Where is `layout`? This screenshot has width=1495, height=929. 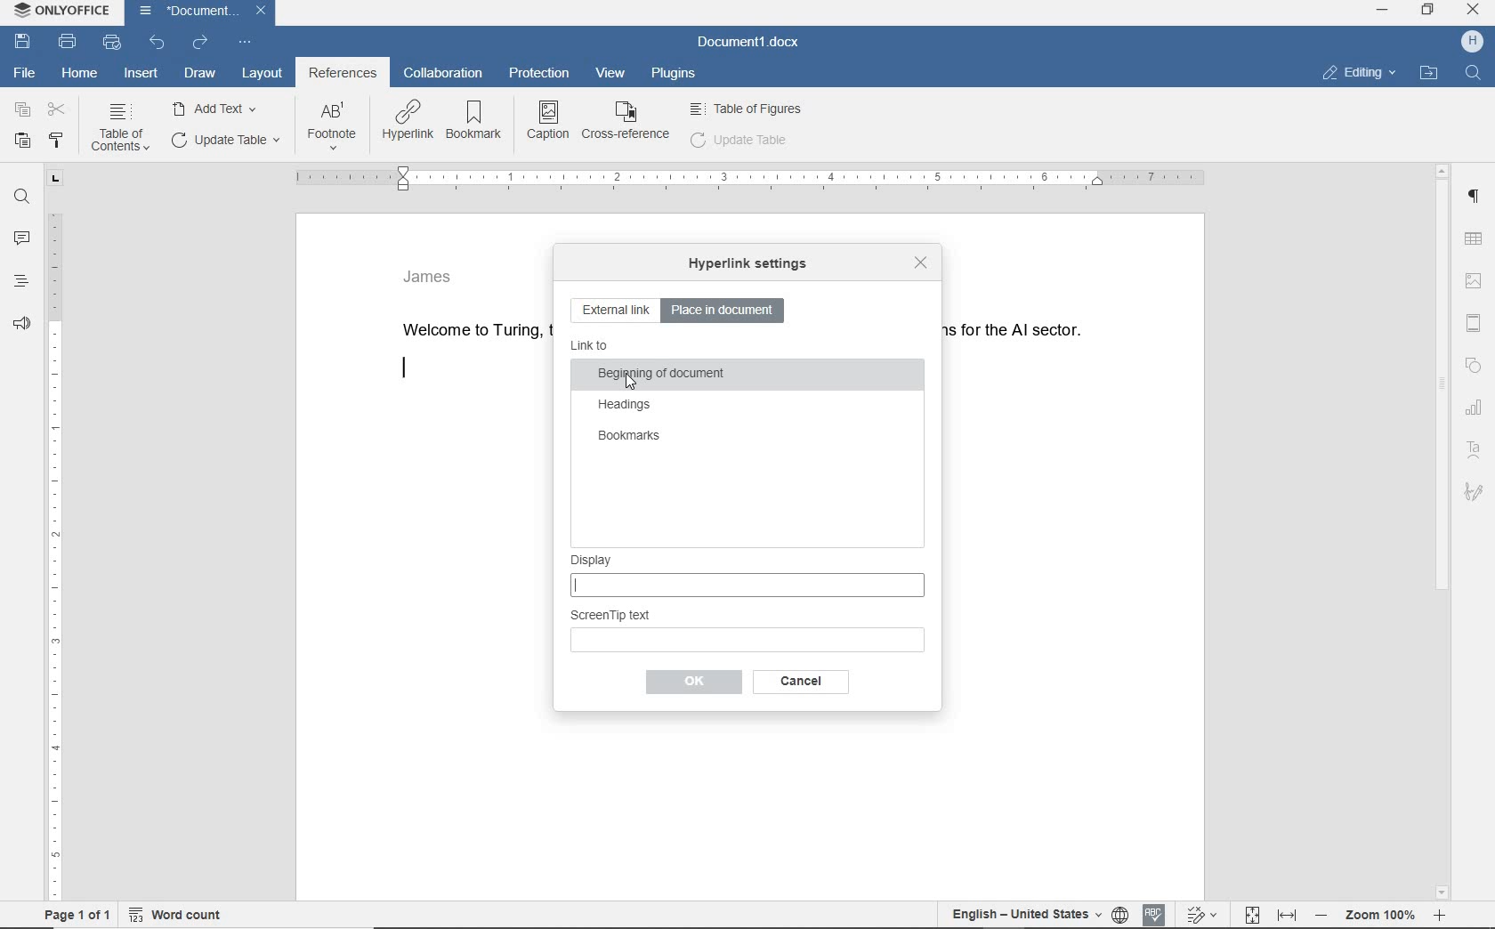 layout is located at coordinates (261, 72).